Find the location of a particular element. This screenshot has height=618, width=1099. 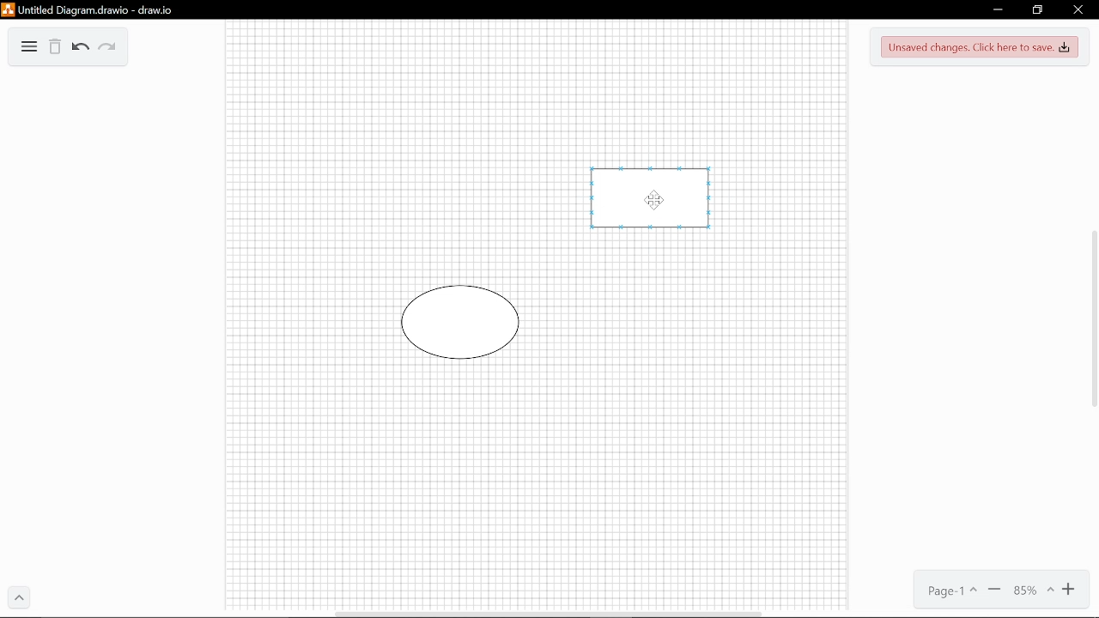

Undo is located at coordinates (79, 48).